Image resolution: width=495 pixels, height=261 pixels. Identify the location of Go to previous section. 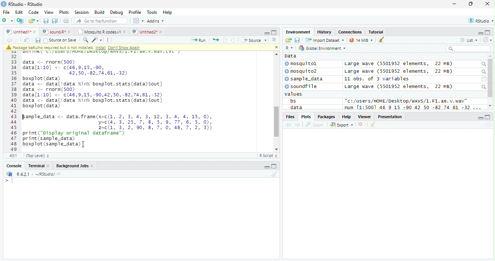
(224, 40).